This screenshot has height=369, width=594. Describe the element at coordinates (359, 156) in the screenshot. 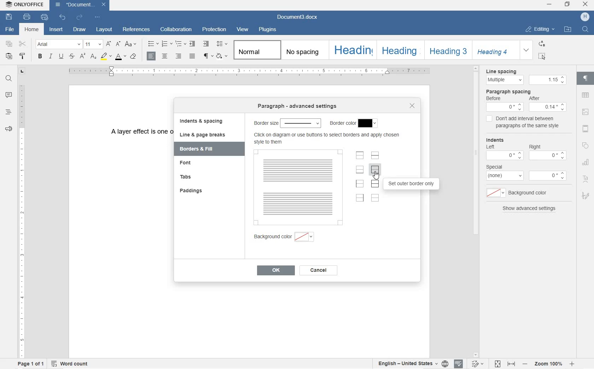

I see `set top border only` at that location.